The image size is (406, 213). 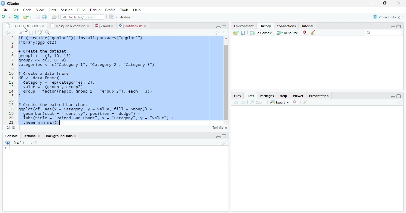 I want to click on clean, so click(x=314, y=33).